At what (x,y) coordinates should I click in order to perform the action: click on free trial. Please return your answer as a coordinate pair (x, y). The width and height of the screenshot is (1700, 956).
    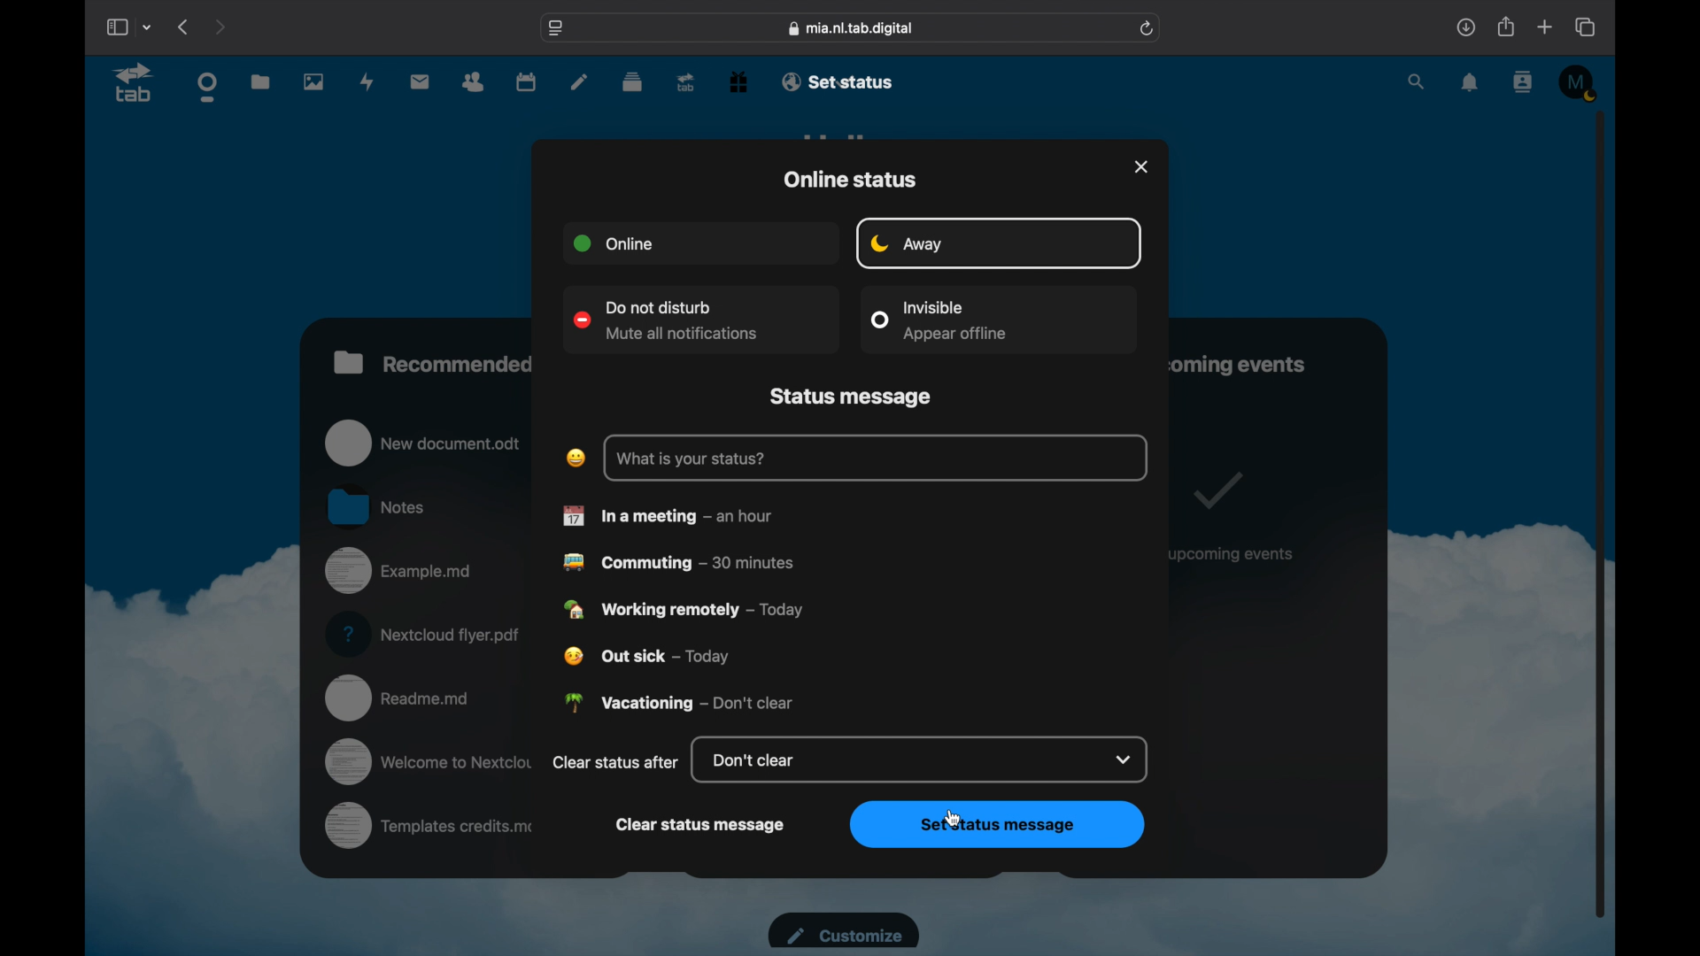
    Looking at the image, I should click on (738, 81).